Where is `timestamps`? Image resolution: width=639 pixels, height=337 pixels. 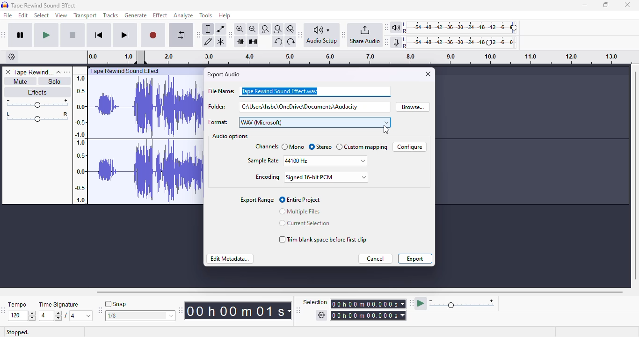
timestamps is located at coordinates (80, 139).